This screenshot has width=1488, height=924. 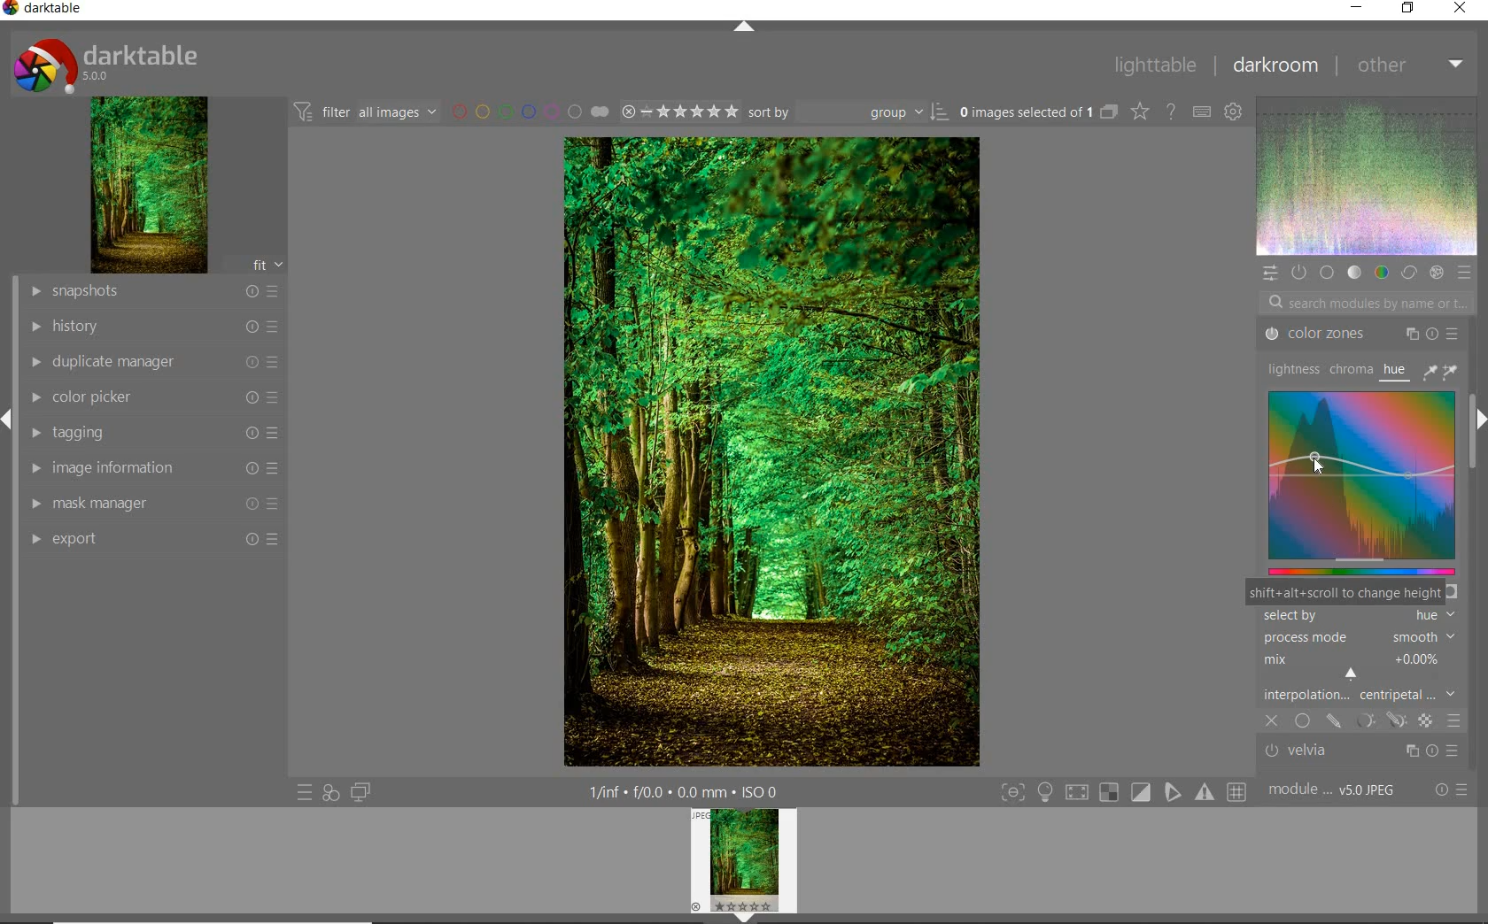 I want to click on select by hue, so click(x=1357, y=614).